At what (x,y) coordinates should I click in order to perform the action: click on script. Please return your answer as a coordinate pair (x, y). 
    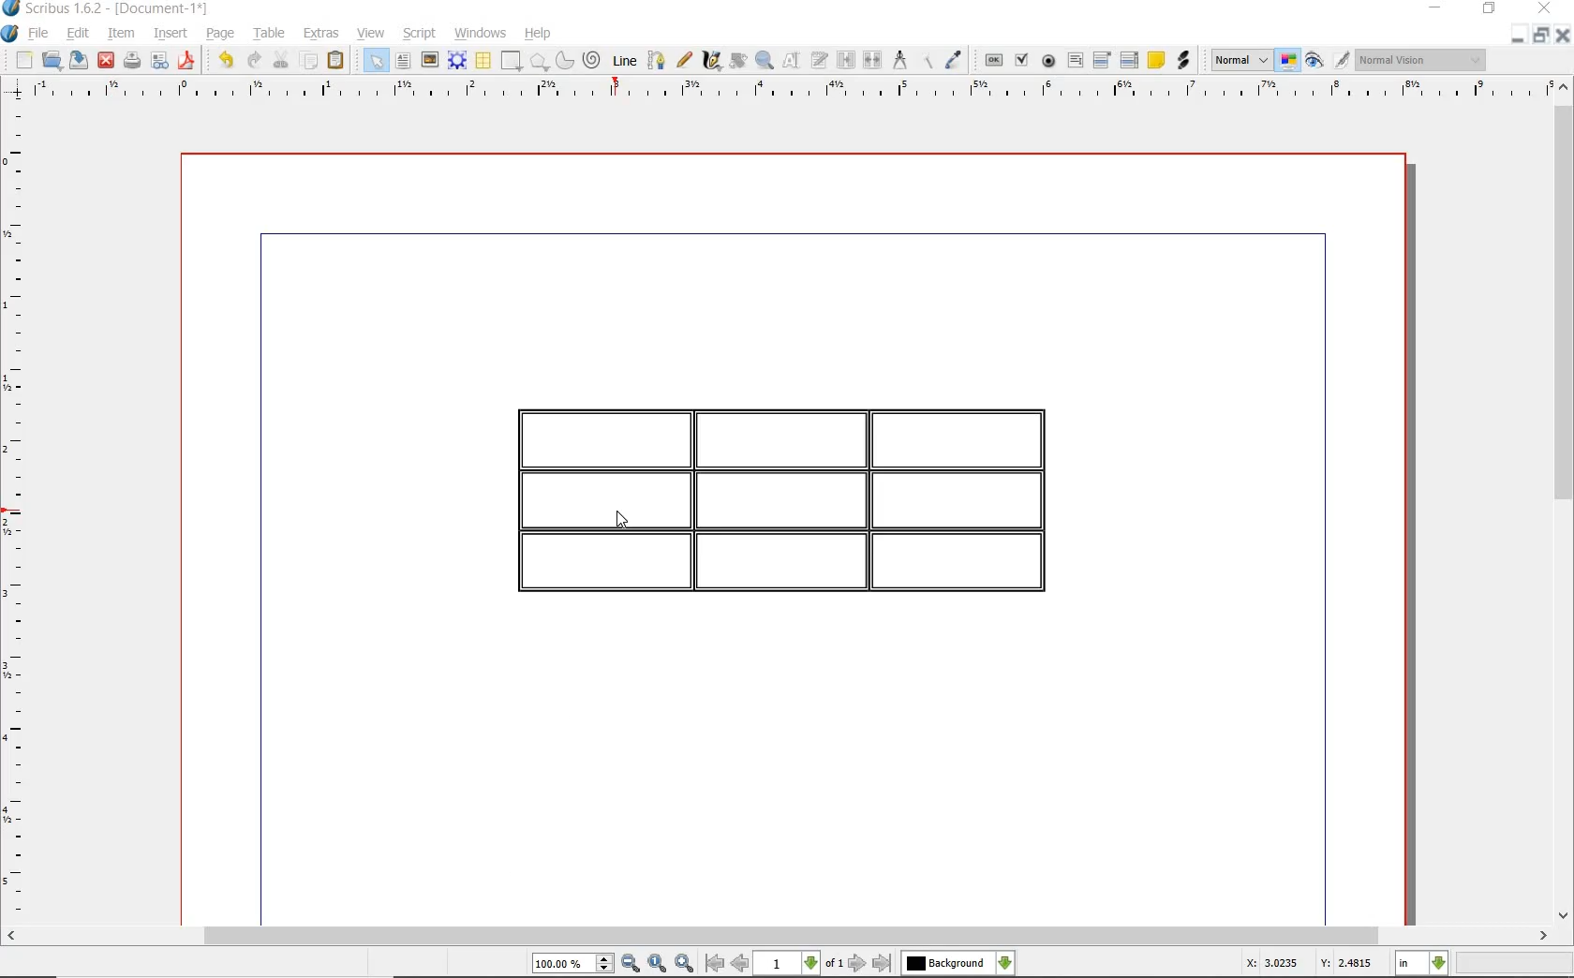
    Looking at the image, I should click on (421, 35).